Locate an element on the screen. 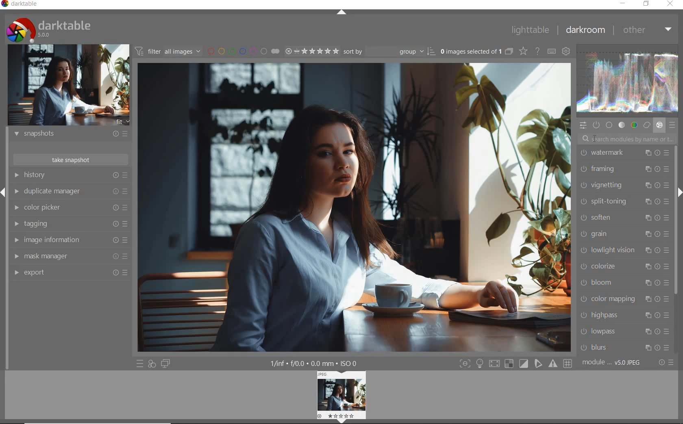 The height and width of the screenshot is (424, 683). range rating of selected images is located at coordinates (312, 51).